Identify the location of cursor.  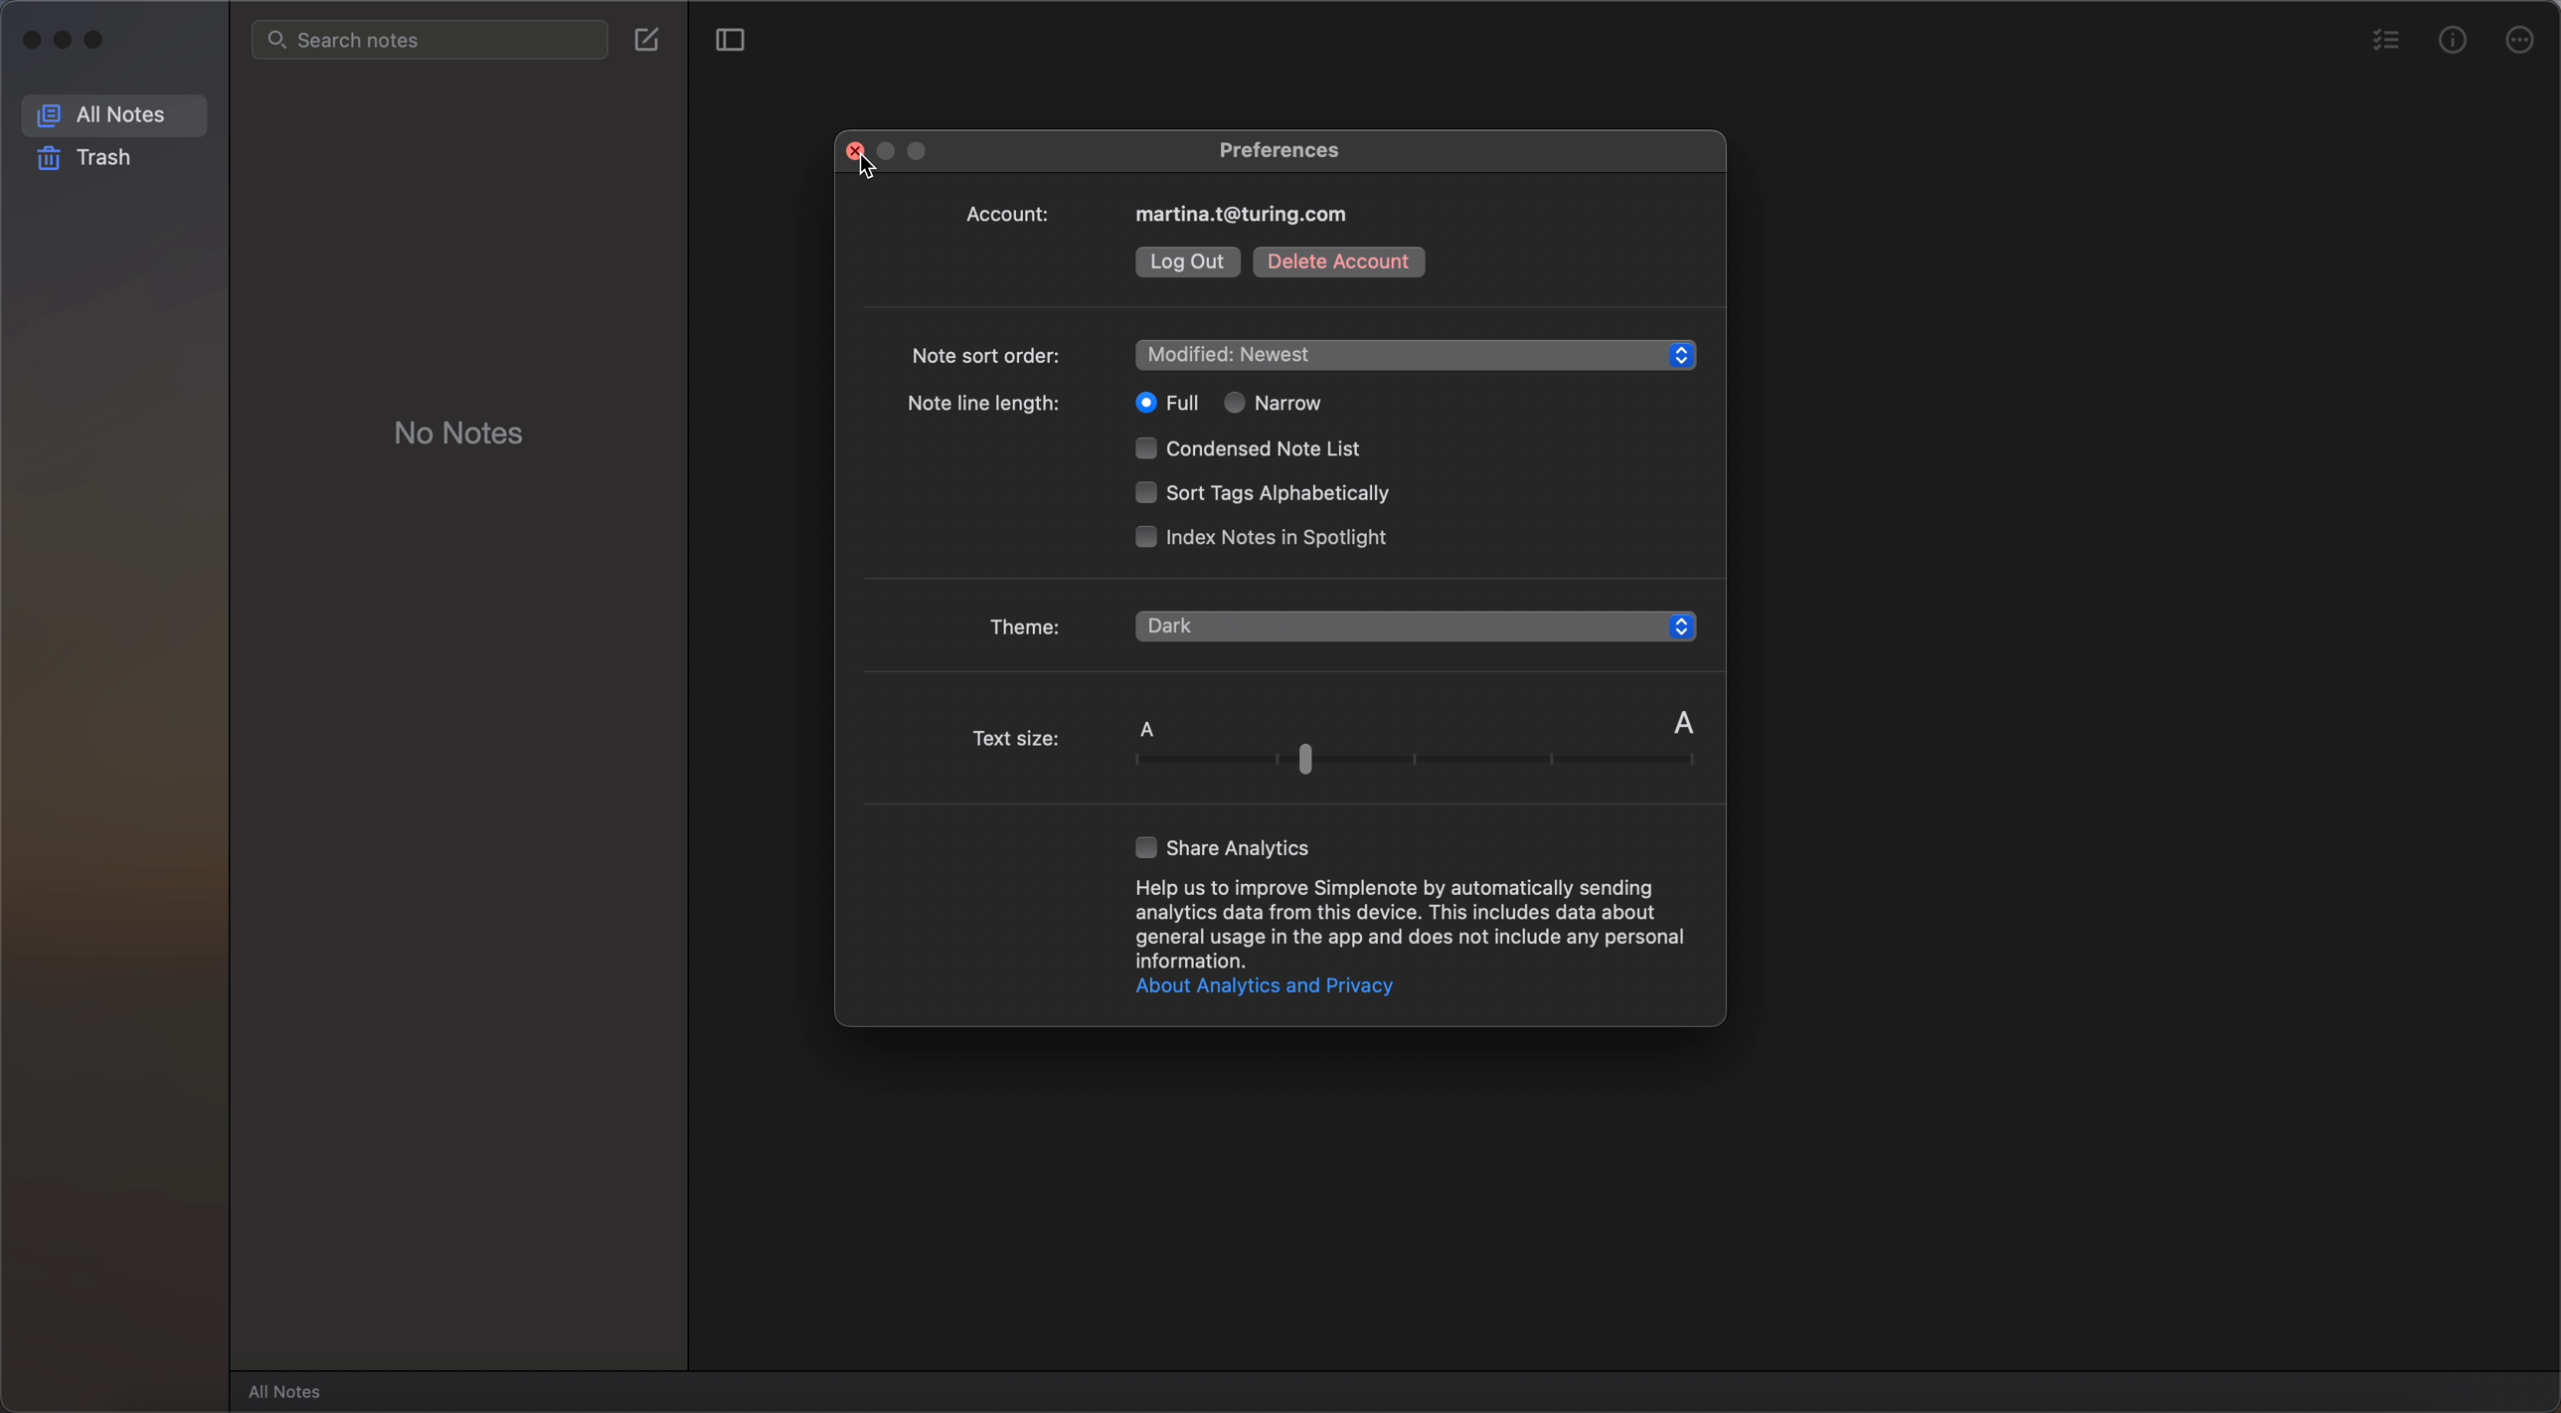
(1257, 671).